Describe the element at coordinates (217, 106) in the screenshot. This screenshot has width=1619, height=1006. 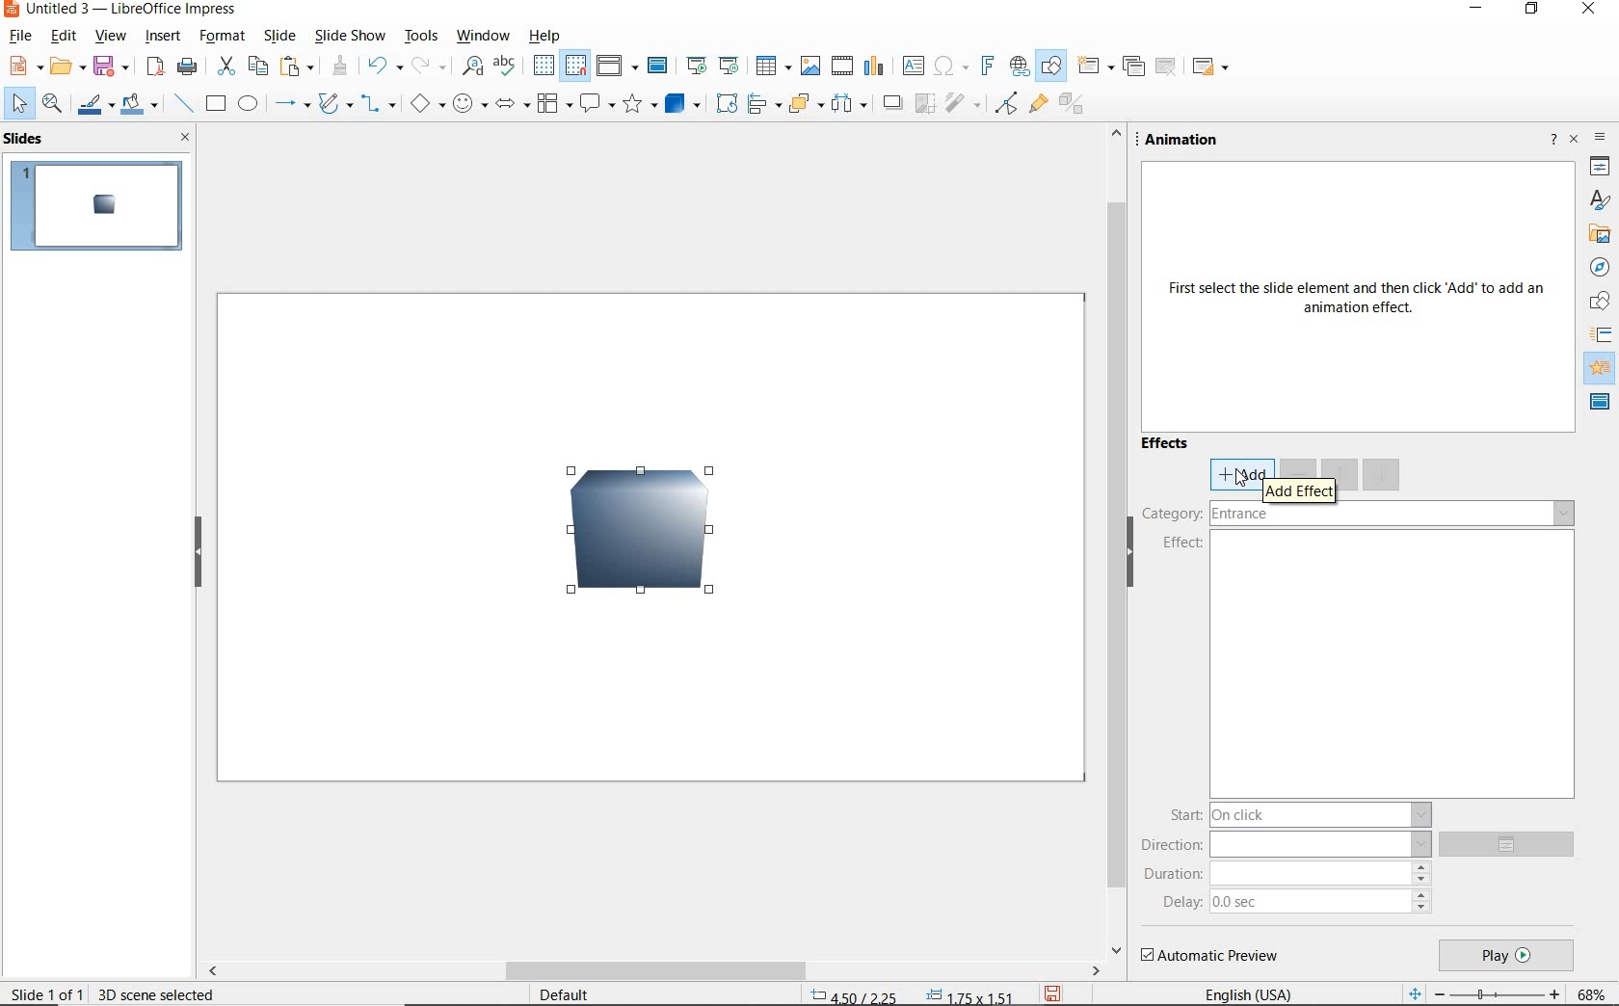
I see `rectangle` at that location.